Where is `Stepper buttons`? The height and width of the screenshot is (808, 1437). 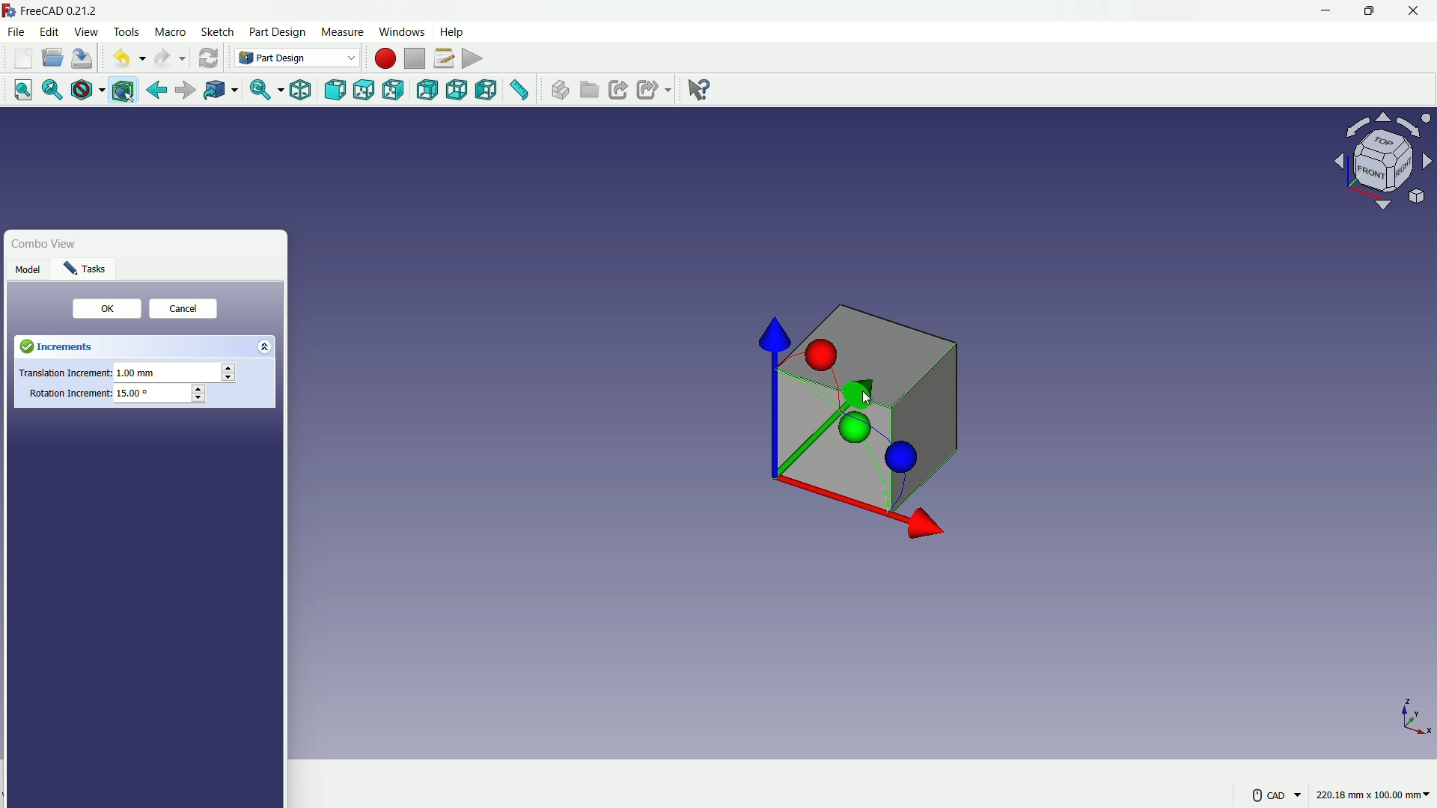 Stepper buttons is located at coordinates (200, 393).